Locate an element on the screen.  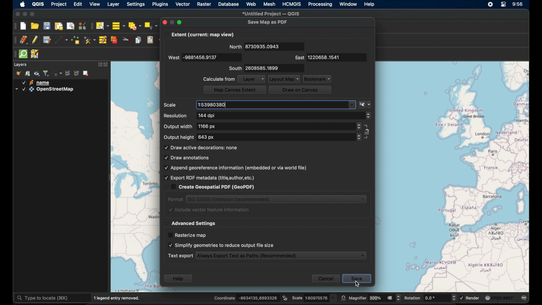
toggle editing is located at coordinates (34, 40).